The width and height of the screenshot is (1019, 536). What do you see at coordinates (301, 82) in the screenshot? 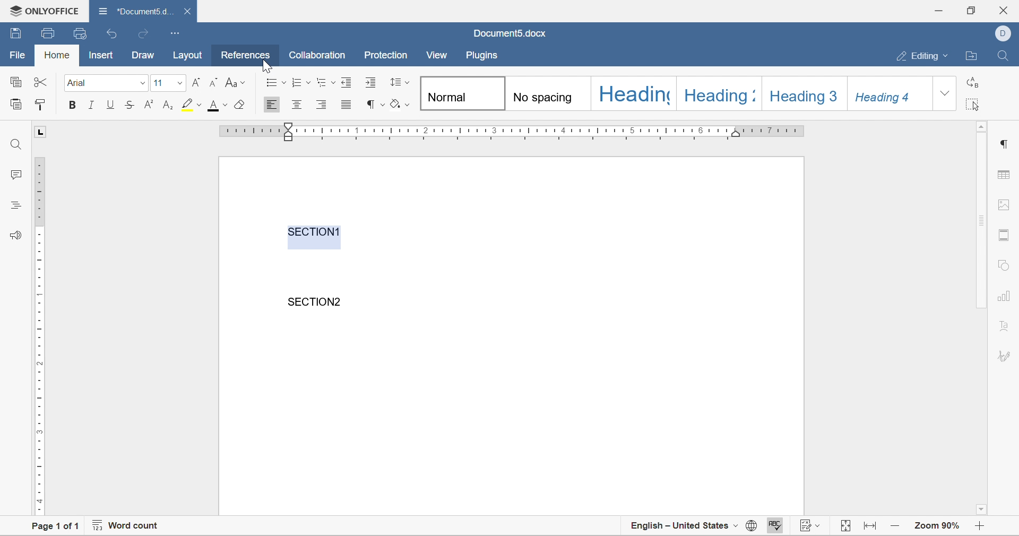
I see `numbering` at bounding box center [301, 82].